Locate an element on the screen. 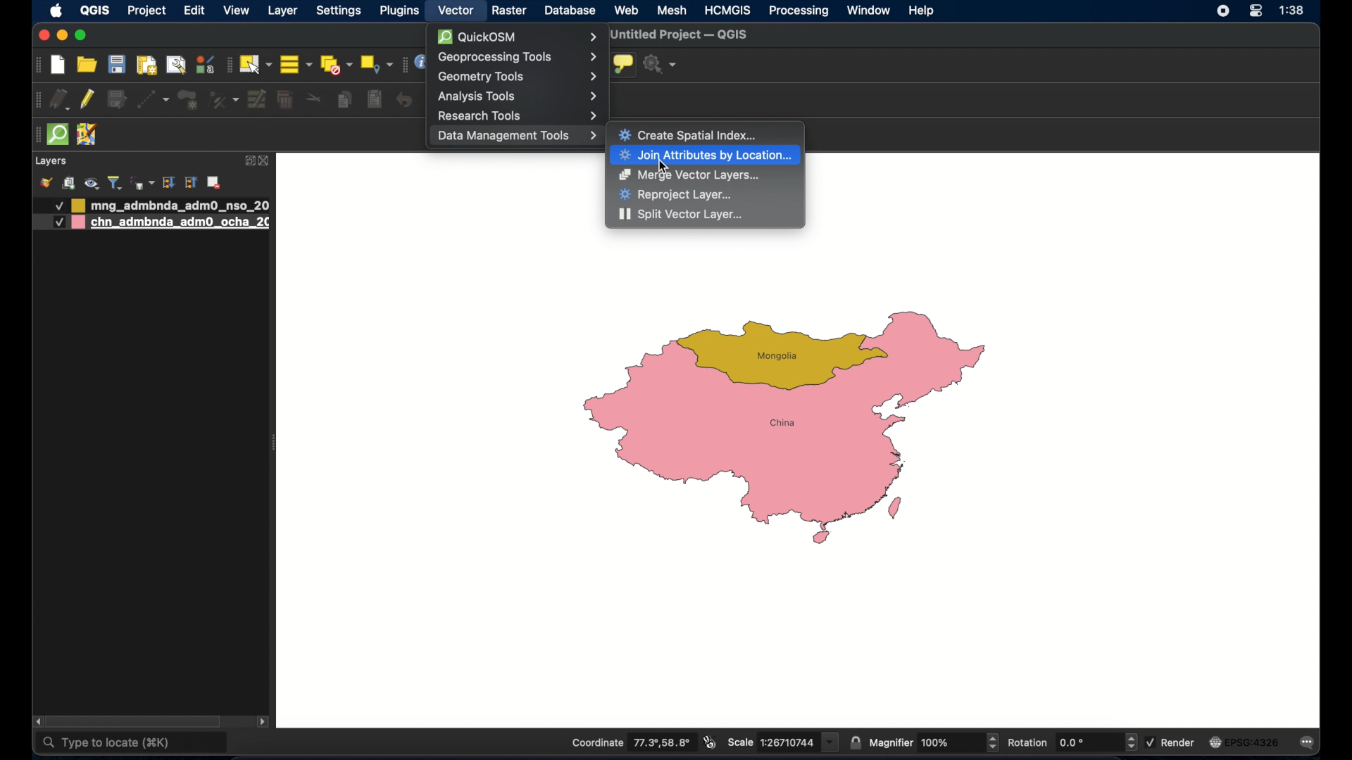 The width and height of the screenshot is (1352, 760). Analysis Tools is located at coordinates (518, 96).